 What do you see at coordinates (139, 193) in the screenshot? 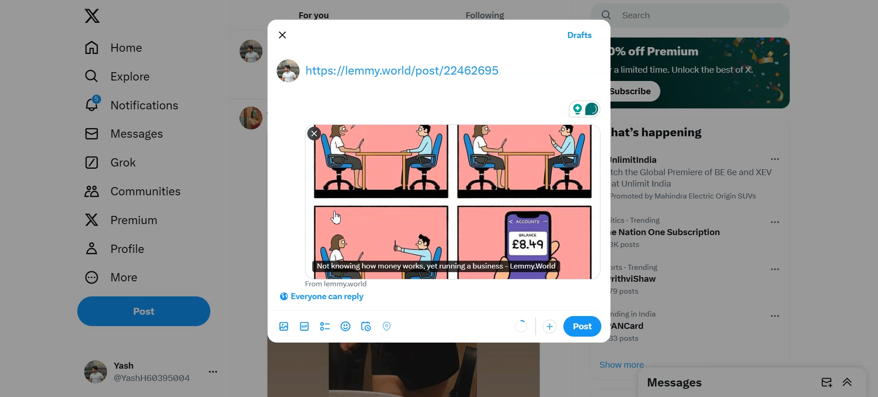
I see `communities ` at bounding box center [139, 193].